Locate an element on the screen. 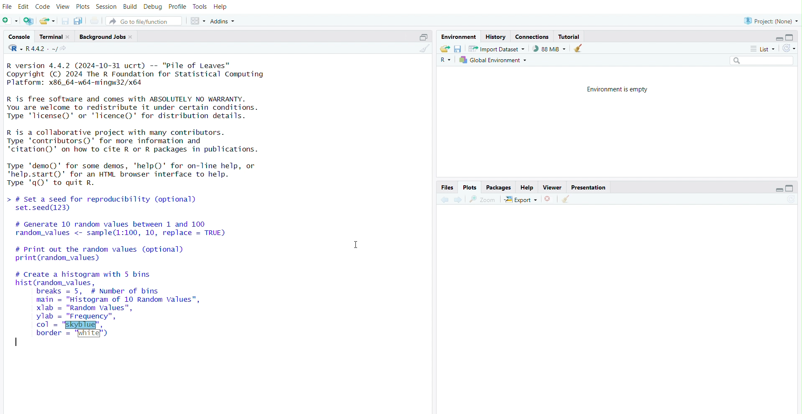  88 MiB is located at coordinates (549, 48).